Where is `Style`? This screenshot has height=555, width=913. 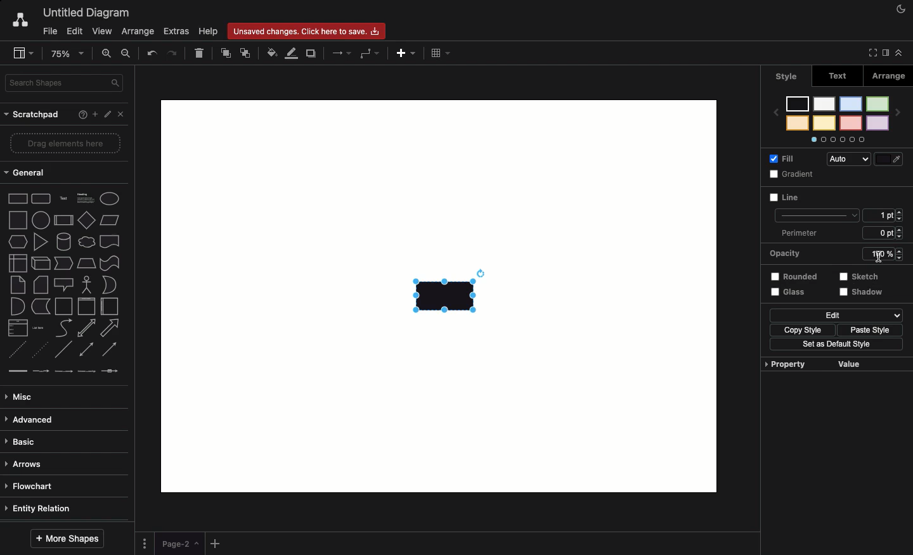
Style is located at coordinates (783, 77).